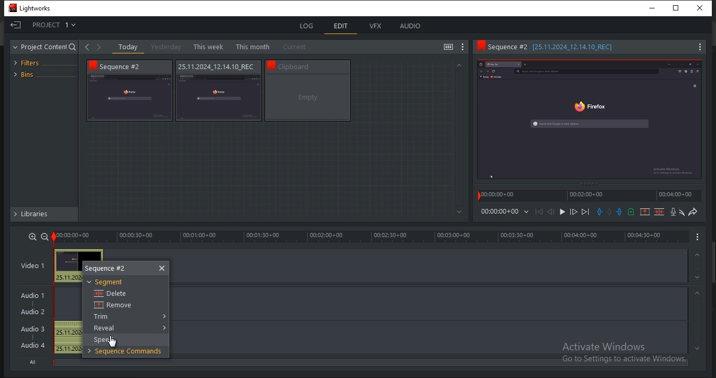 The width and height of the screenshot is (716, 378). Describe the element at coordinates (696, 277) in the screenshot. I see `timeline navigation up arrow` at that location.